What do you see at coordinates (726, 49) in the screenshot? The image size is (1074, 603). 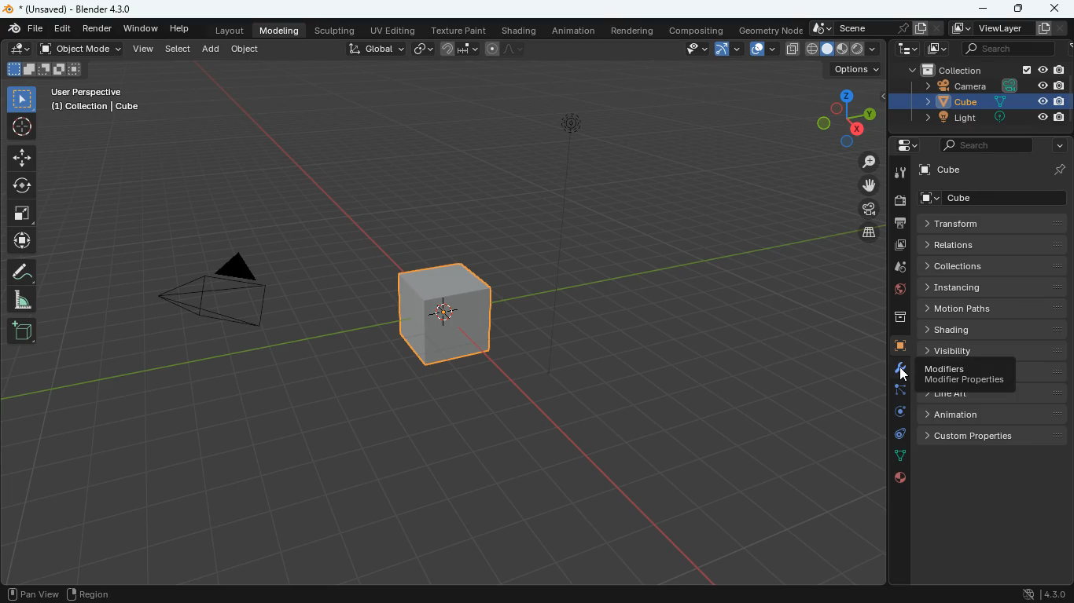 I see `arrow` at bounding box center [726, 49].